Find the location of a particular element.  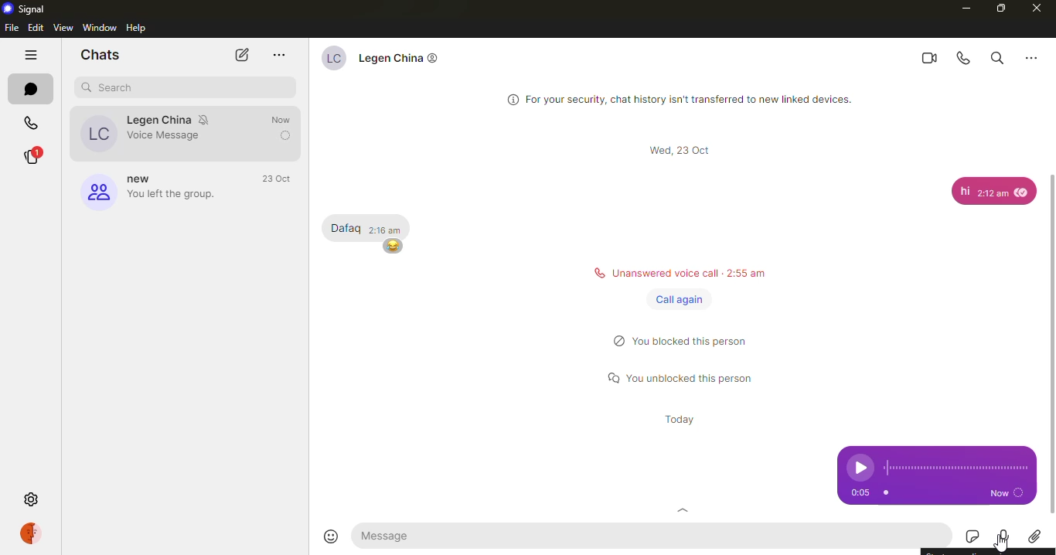

time is located at coordinates (858, 493).